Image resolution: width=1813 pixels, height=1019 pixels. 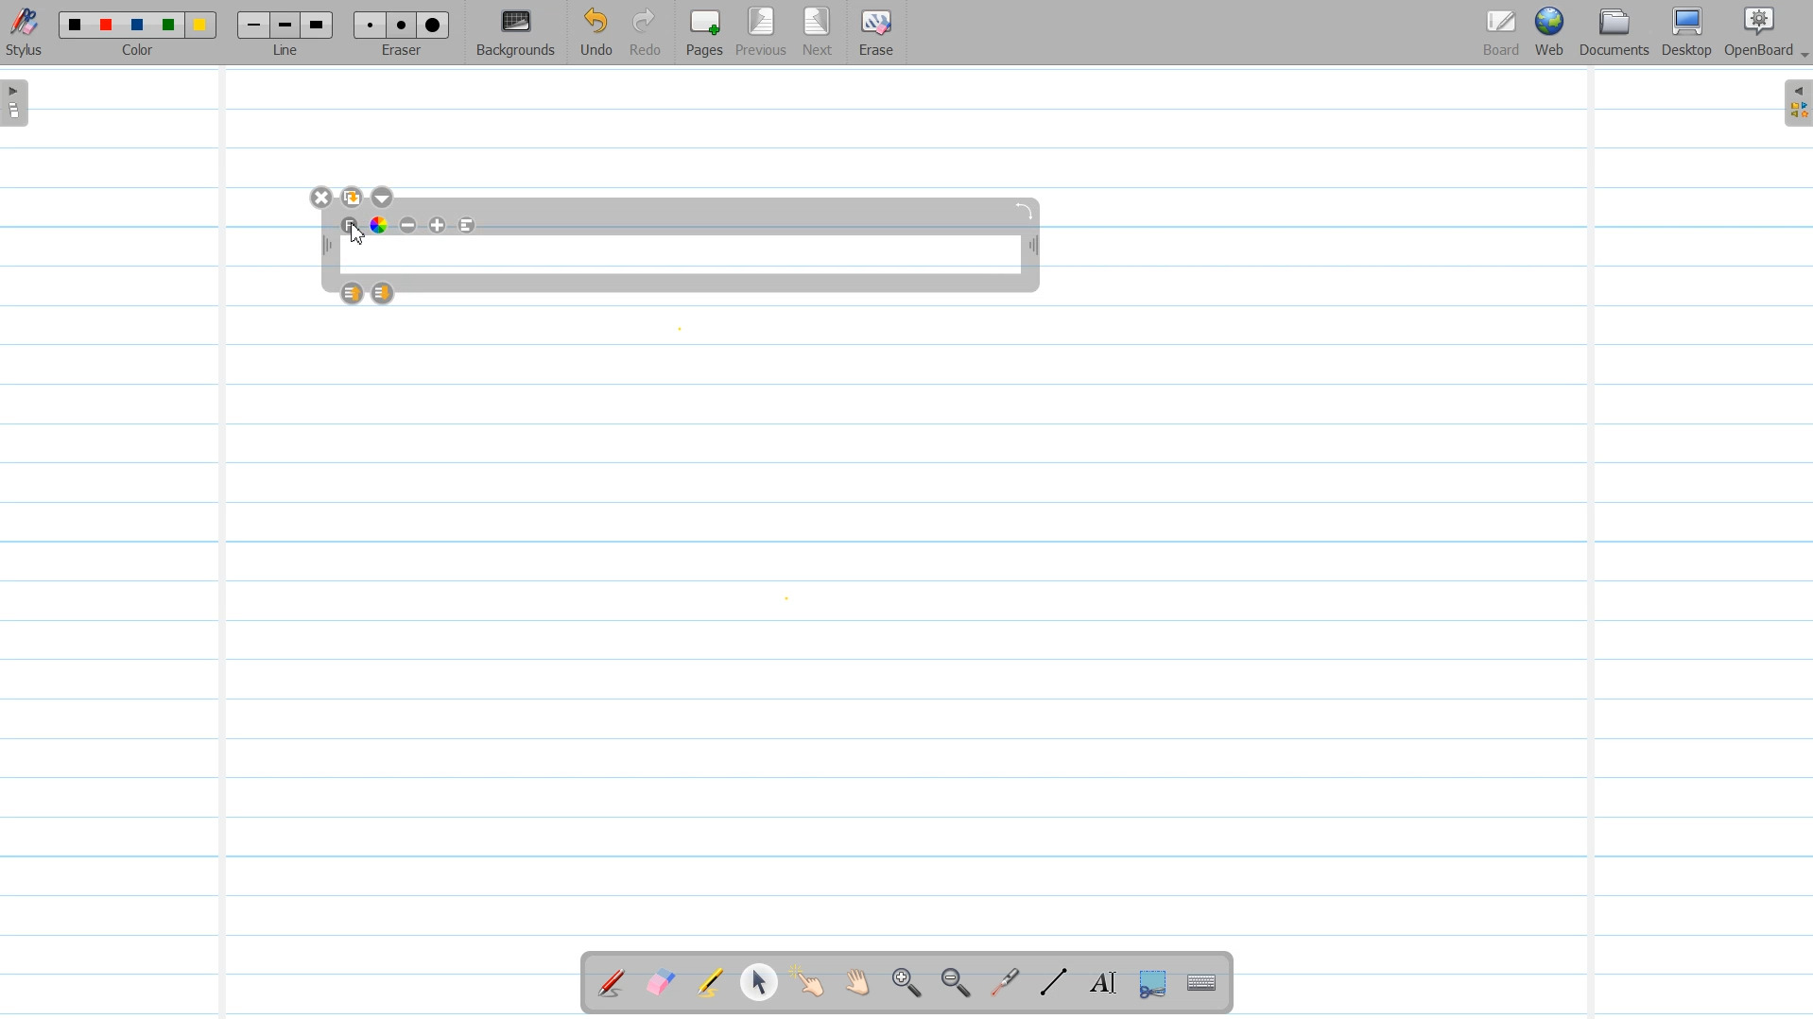 I want to click on Duplicate text , so click(x=354, y=198).